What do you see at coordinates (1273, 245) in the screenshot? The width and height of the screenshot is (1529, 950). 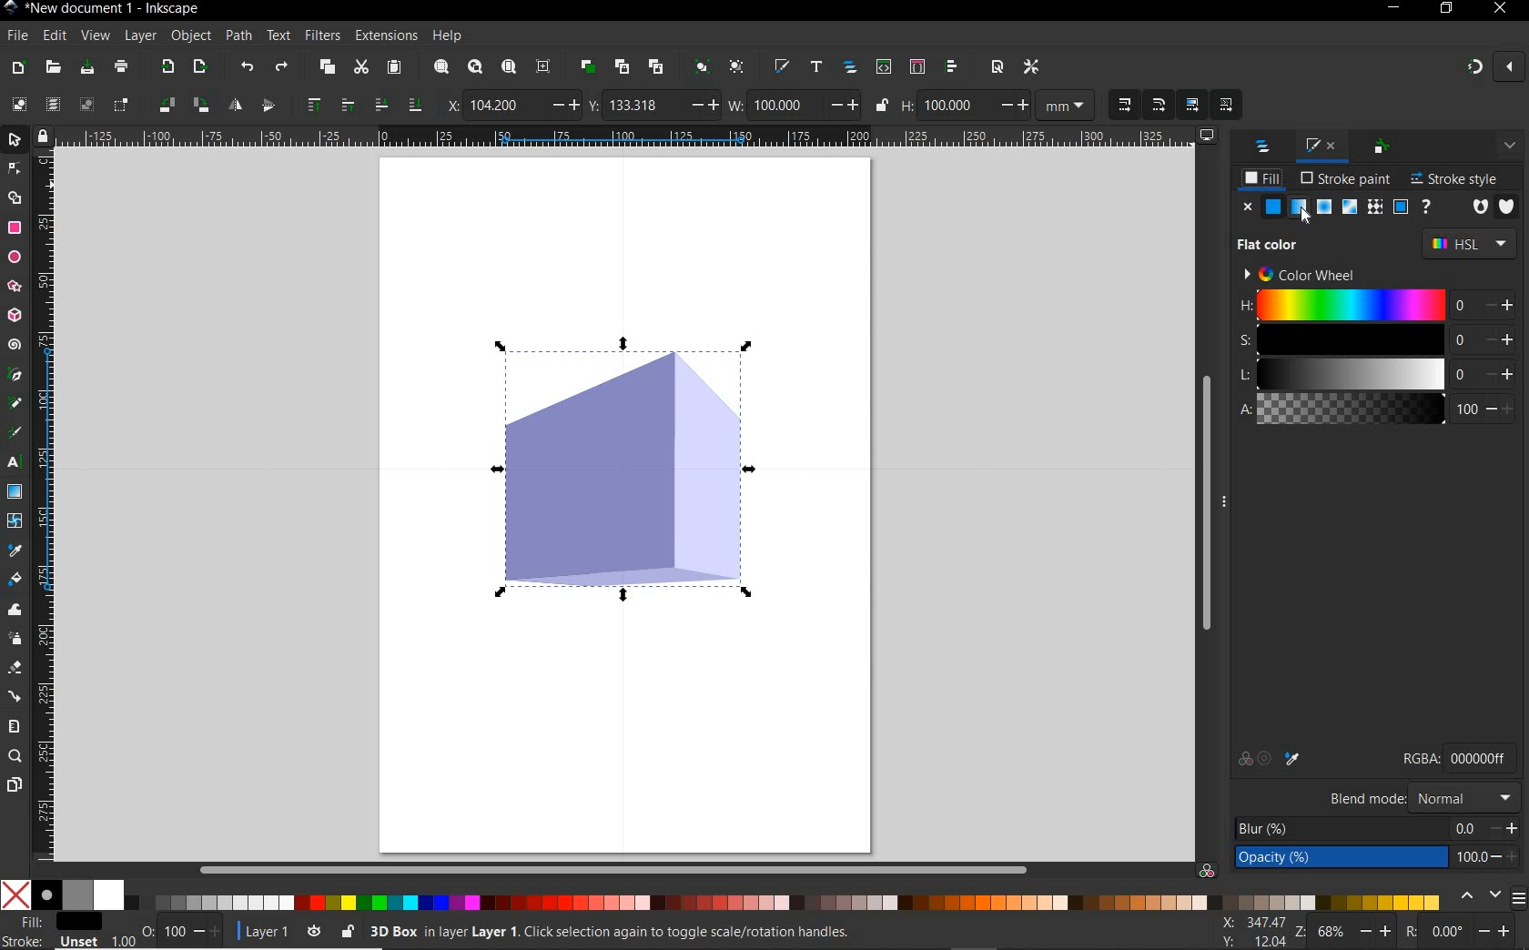 I see `FLAT COLOR` at bounding box center [1273, 245].